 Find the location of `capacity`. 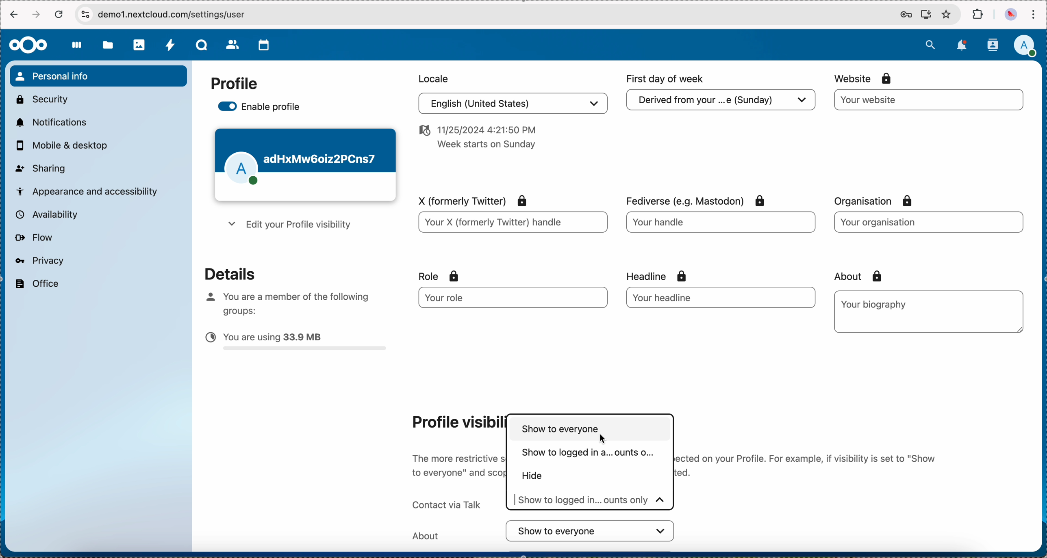

capacity is located at coordinates (296, 343).